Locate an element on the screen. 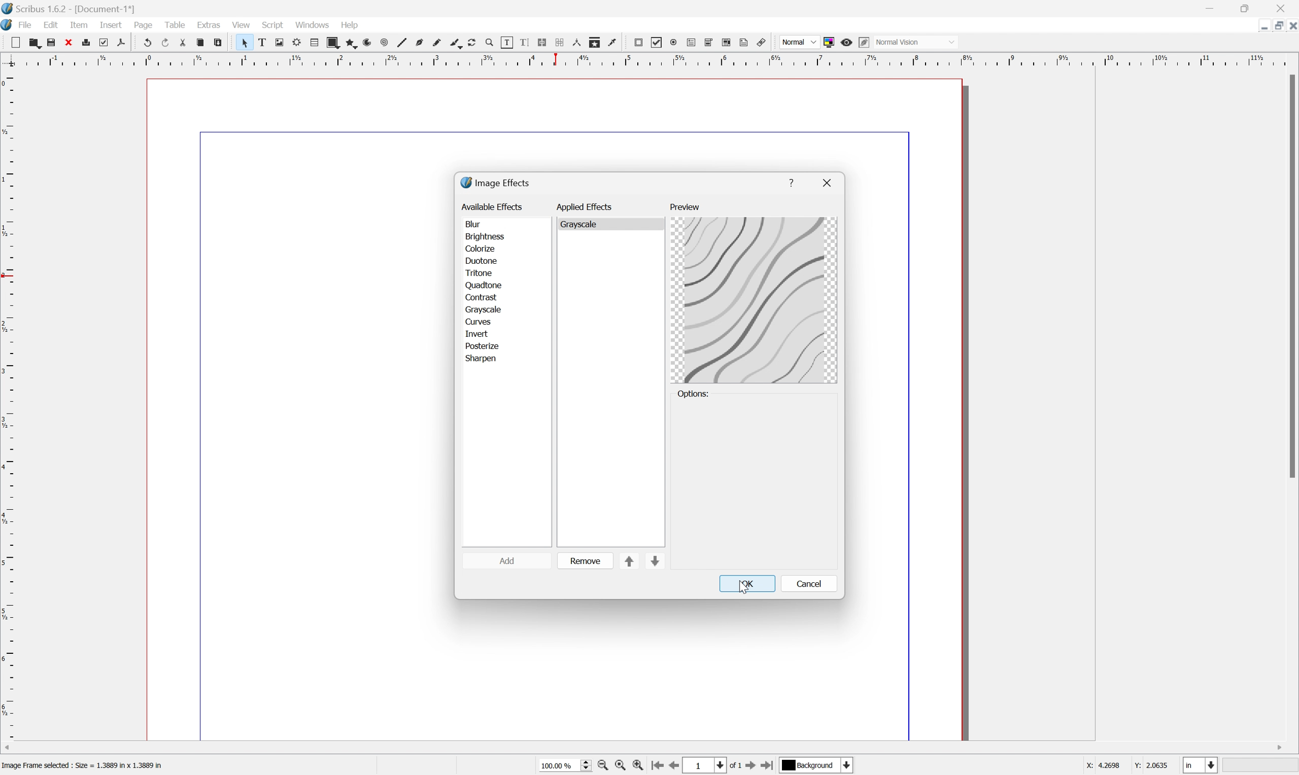 This screenshot has height=775, width=1299. PDF list box is located at coordinates (729, 42).